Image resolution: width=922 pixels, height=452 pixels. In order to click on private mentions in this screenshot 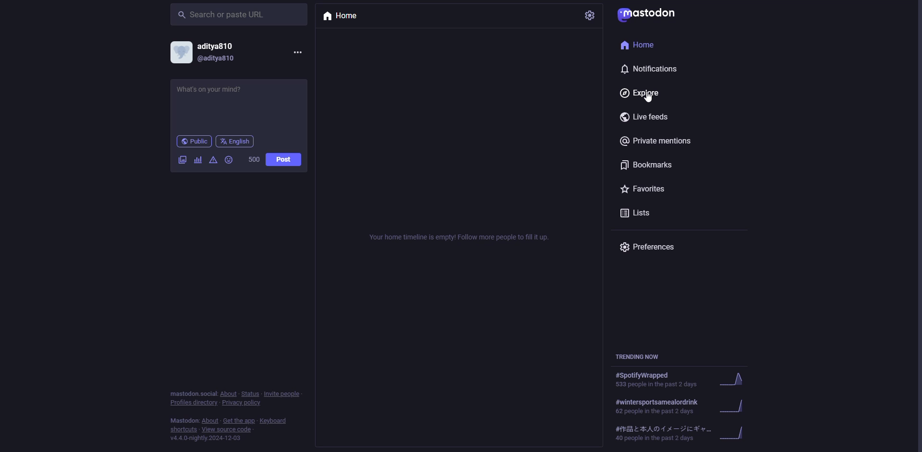, I will do `click(659, 142)`.